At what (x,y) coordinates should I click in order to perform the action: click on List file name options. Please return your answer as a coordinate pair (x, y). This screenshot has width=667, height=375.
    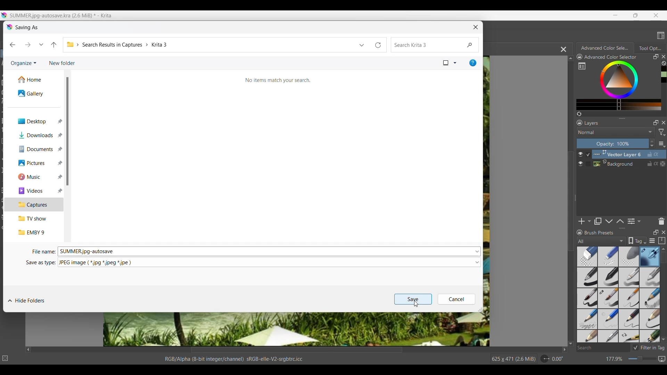
    Looking at the image, I should click on (477, 251).